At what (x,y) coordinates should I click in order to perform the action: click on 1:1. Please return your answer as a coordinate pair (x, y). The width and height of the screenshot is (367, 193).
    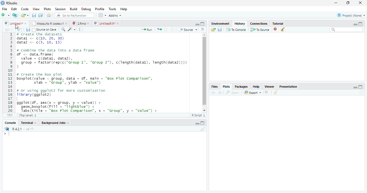
    Looking at the image, I should click on (9, 115).